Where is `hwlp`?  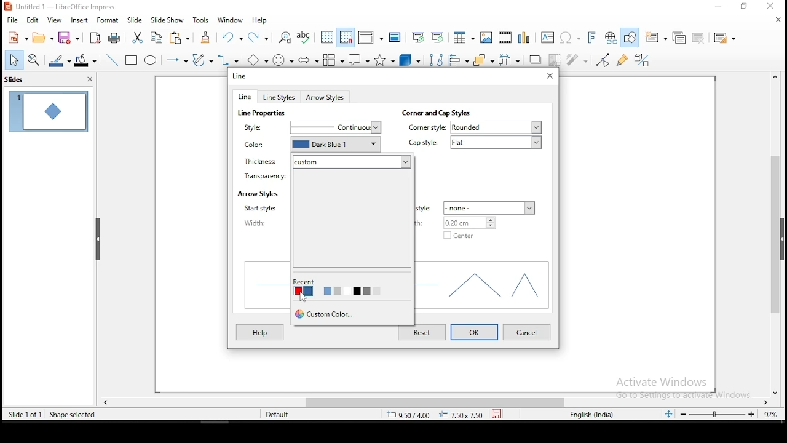 hwlp is located at coordinates (260, 332).